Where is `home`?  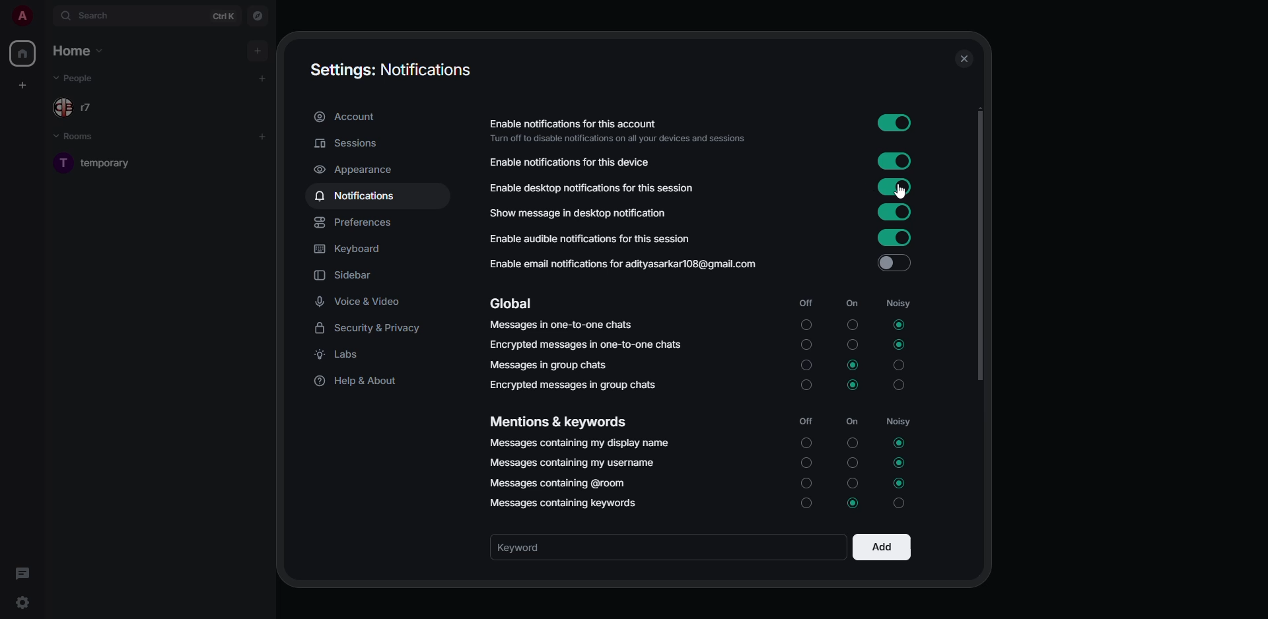 home is located at coordinates (24, 55).